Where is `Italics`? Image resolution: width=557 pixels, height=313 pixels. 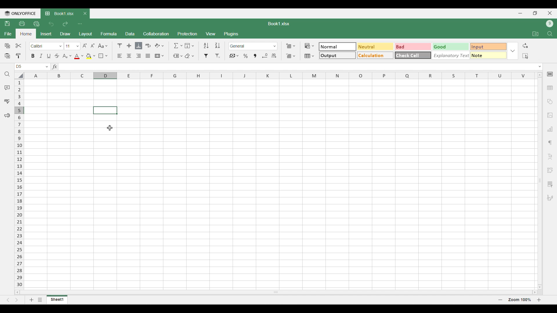
Italics is located at coordinates (41, 56).